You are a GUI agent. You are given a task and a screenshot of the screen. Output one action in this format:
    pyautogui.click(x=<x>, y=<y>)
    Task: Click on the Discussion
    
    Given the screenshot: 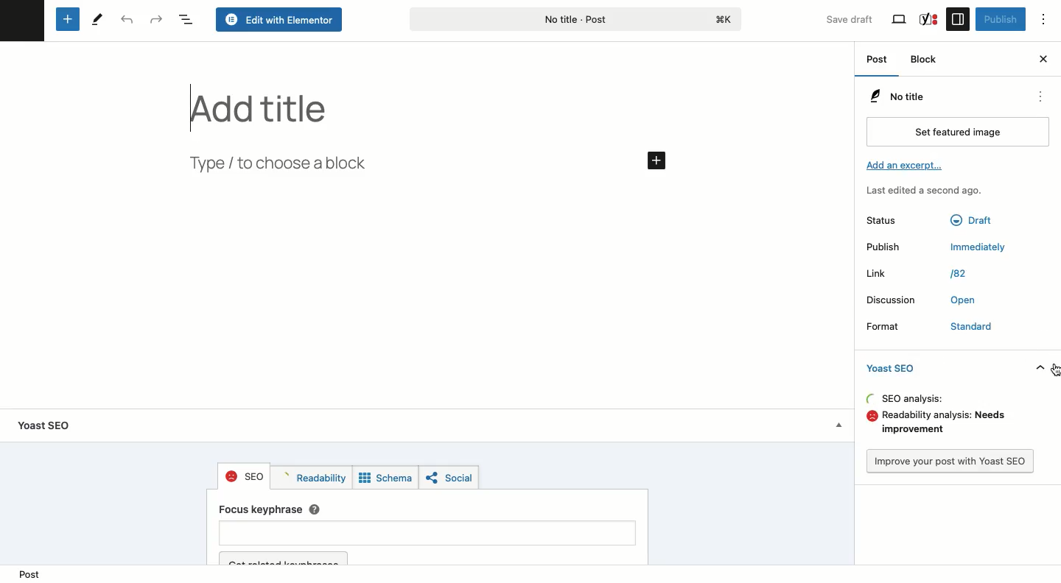 What is the action you would take?
    pyautogui.click(x=892, y=298)
    